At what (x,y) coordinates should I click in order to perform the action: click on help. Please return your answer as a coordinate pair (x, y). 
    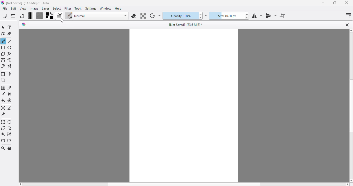
    Looking at the image, I should click on (118, 9).